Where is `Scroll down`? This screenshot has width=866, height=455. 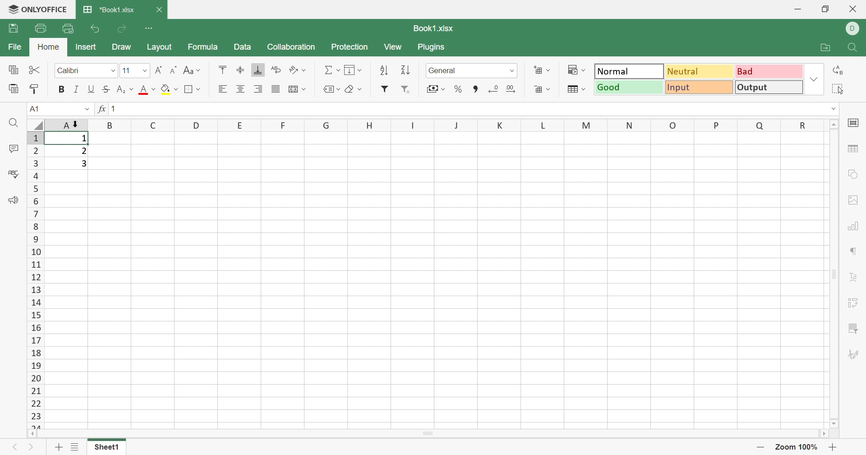 Scroll down is located at coordinates (834, 424).